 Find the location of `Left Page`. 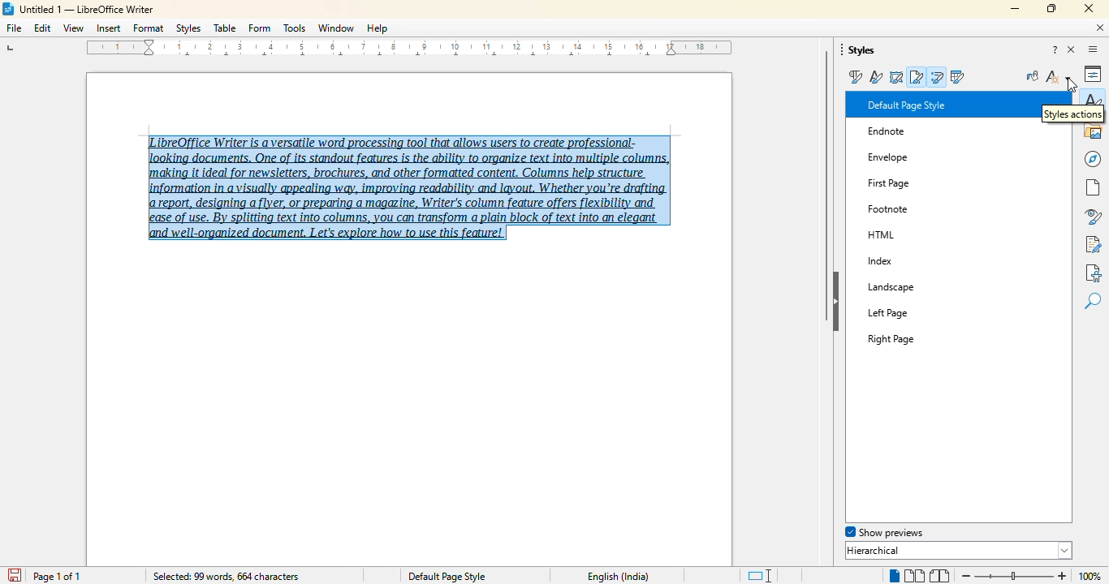

Left Page is located at coordinates (911, 311).